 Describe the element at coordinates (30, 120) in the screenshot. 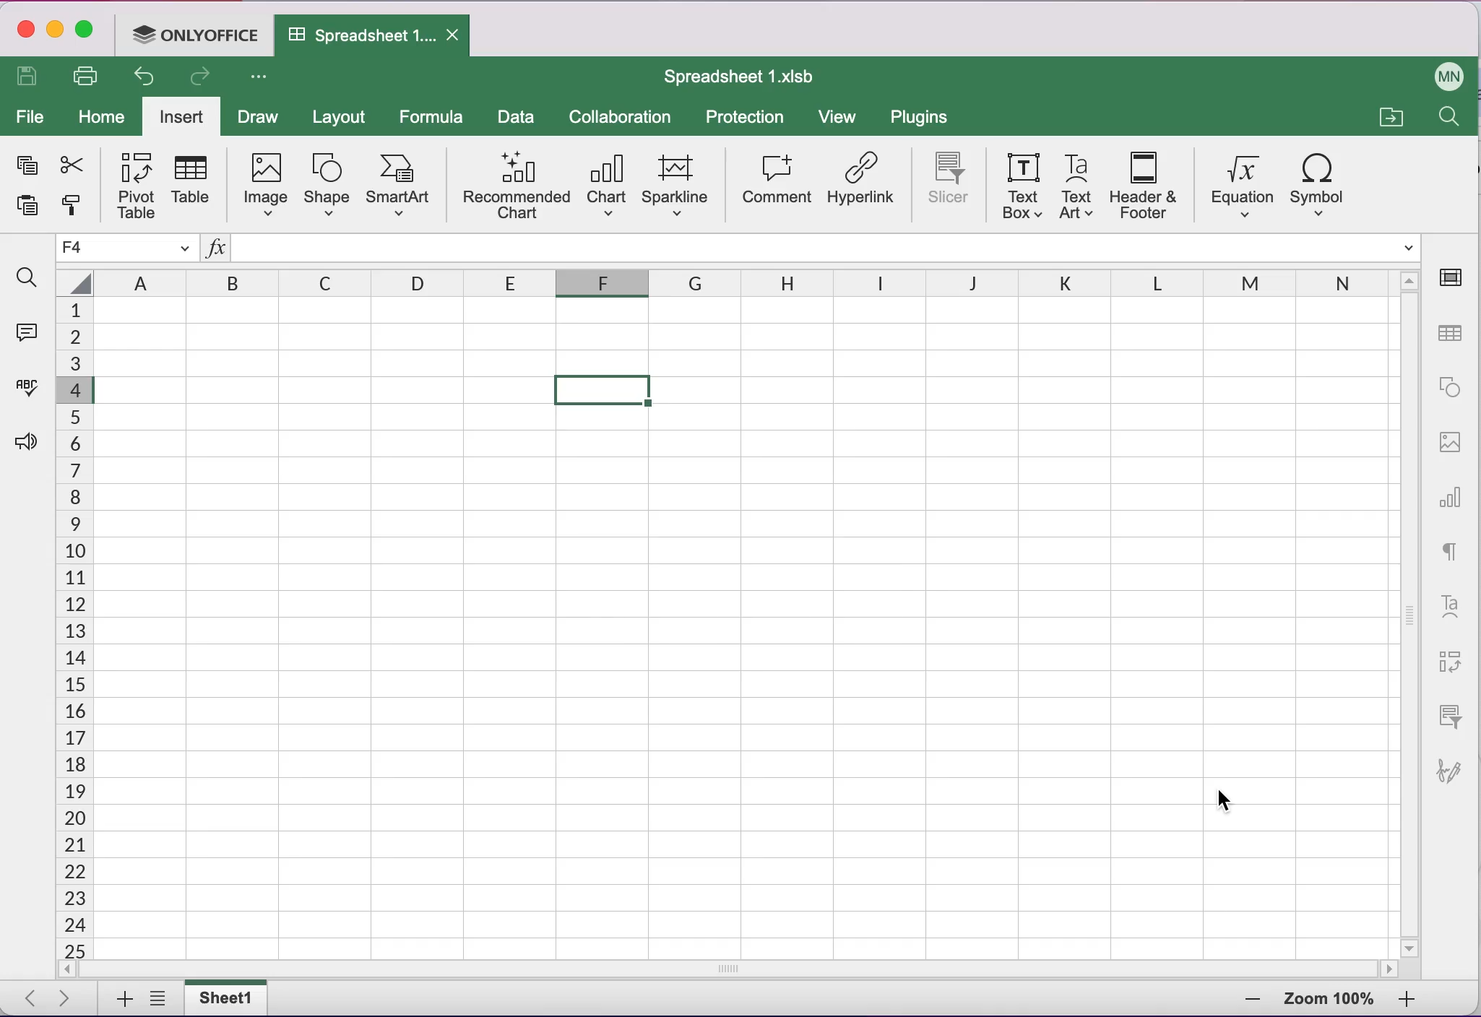

I see `file` at that location.